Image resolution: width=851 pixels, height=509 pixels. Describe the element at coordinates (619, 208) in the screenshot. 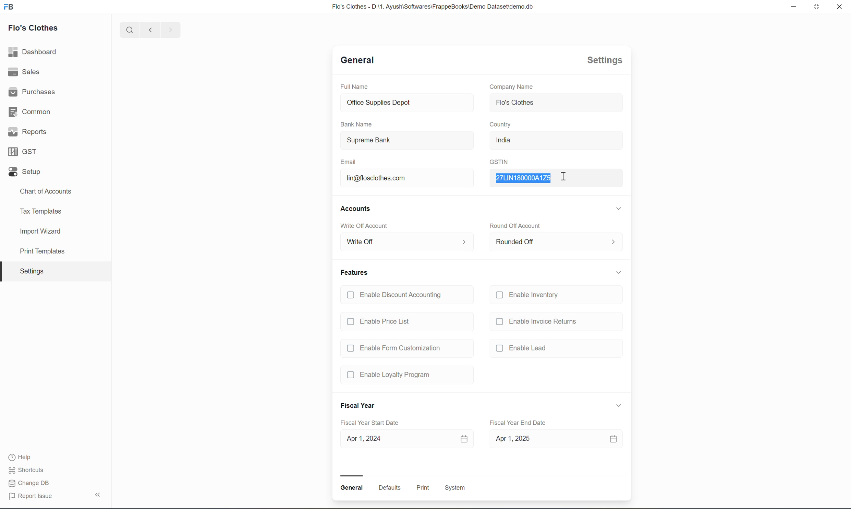

I see `Expand/collapse` at that location.